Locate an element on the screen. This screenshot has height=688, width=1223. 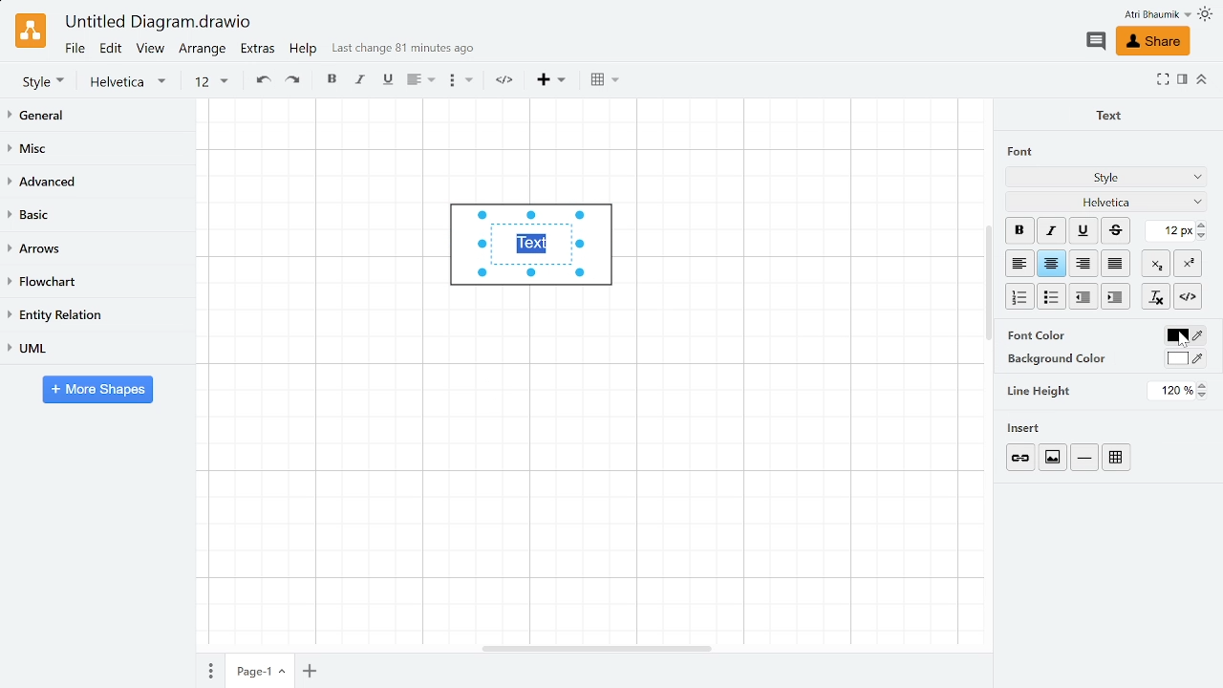
Share is located at coordinates (1151, 42).